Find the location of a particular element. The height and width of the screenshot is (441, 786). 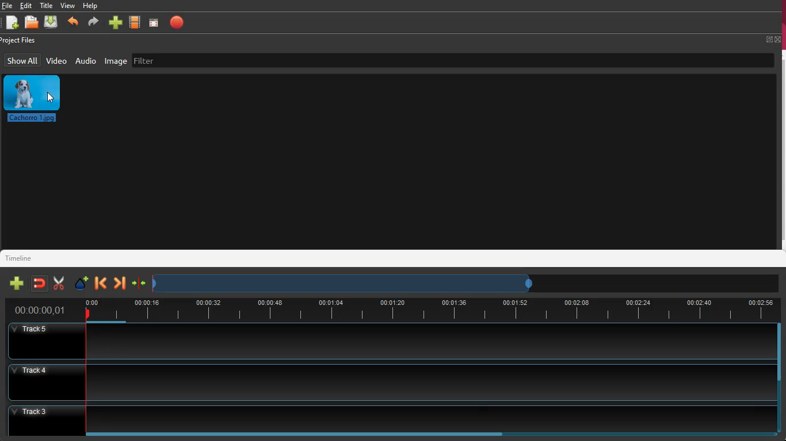

image is located at coordinates (116, 61).